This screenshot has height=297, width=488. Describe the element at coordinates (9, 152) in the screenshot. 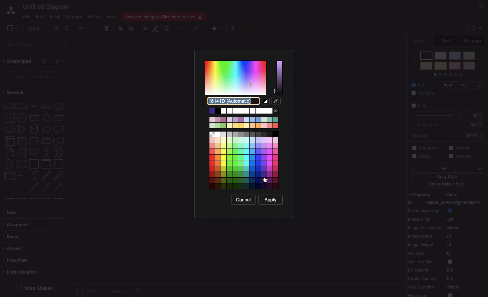

I see `note` at that location.